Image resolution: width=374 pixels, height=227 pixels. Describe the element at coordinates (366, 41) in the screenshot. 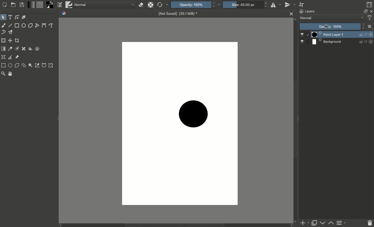

I see `alpha` at that location.